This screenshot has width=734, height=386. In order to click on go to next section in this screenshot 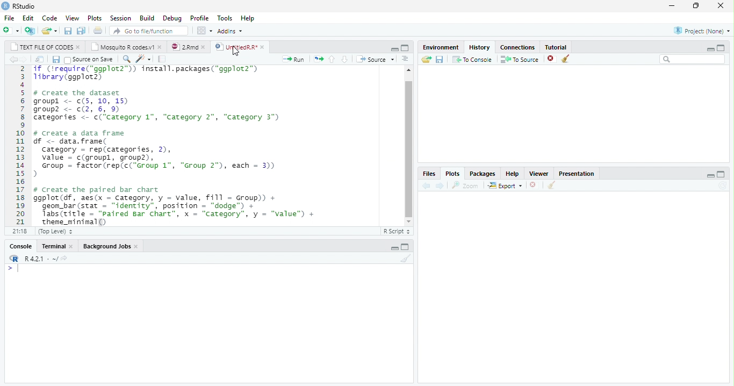, I will do `click(405, 59)`.